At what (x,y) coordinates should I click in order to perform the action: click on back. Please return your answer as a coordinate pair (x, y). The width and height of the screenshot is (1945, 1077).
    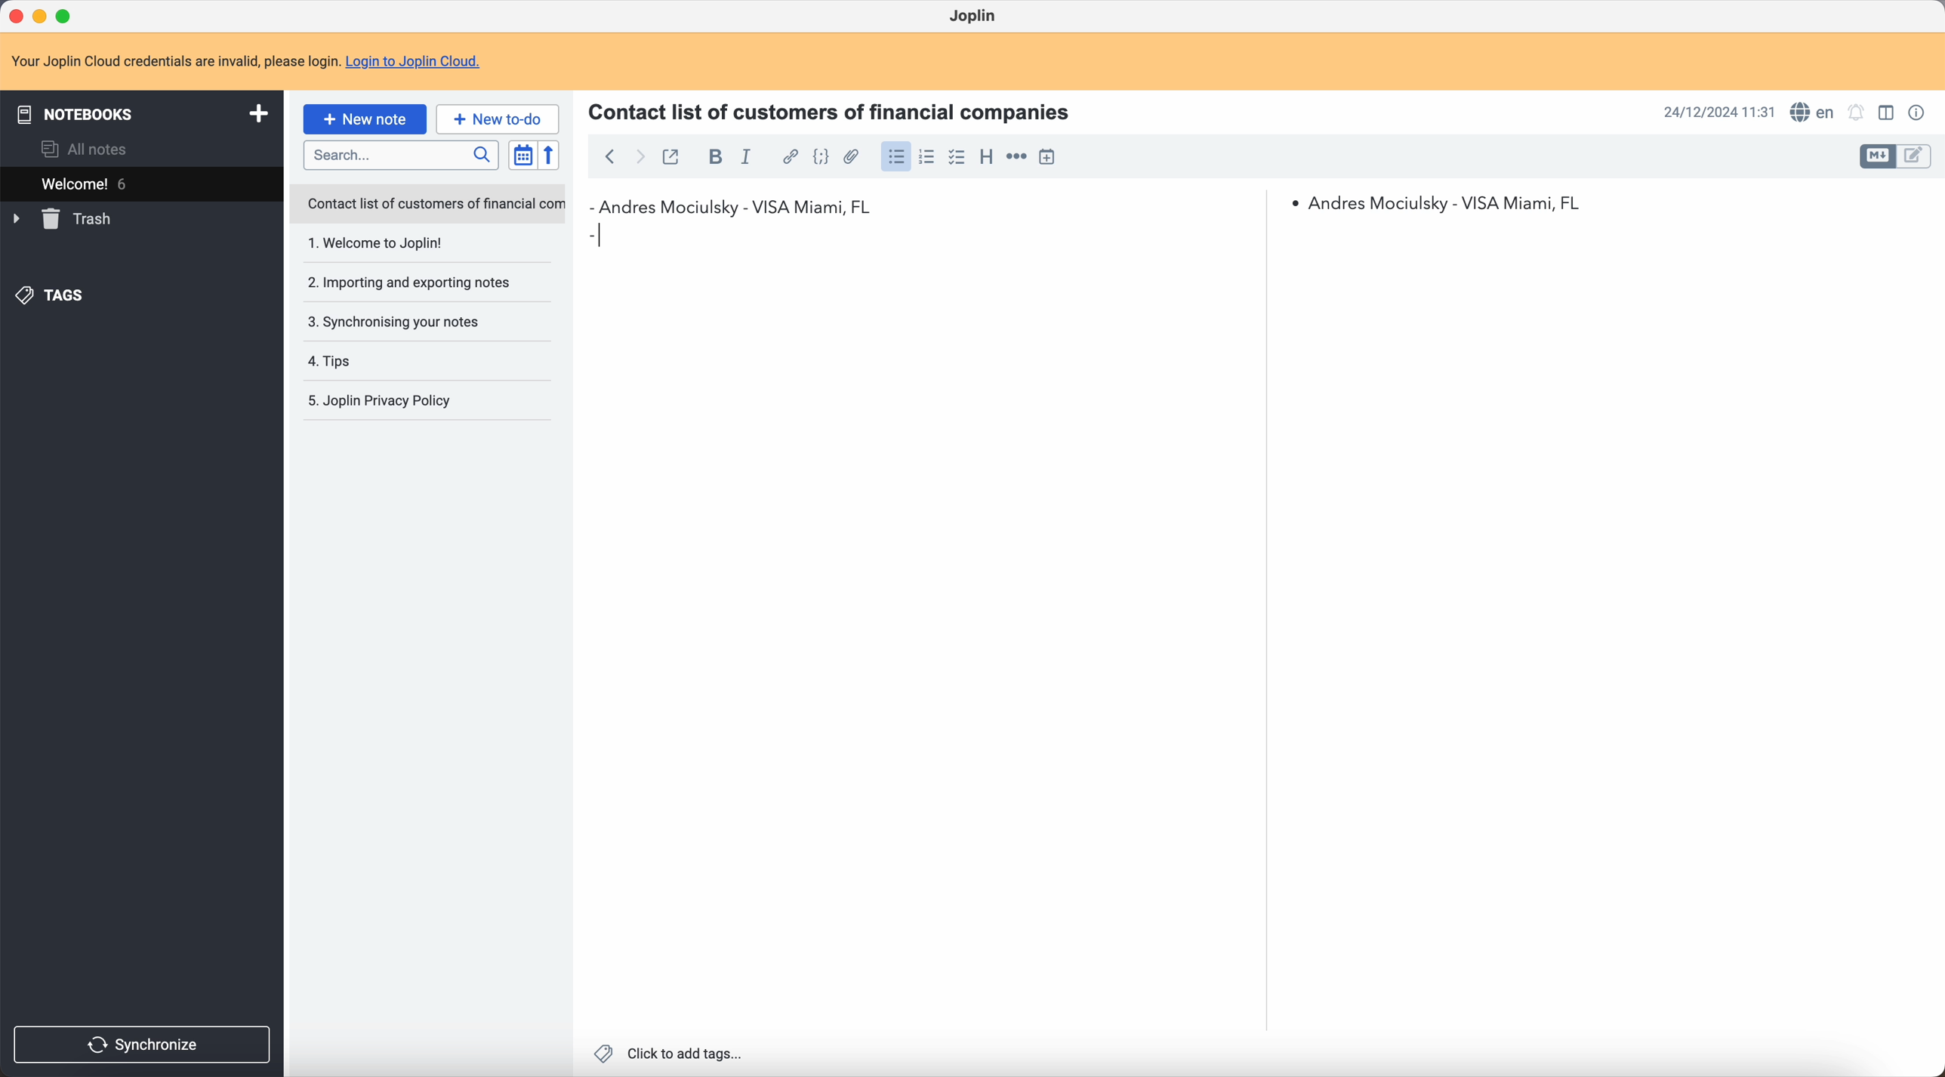
    Looking at the image, I should click on (609, 155).